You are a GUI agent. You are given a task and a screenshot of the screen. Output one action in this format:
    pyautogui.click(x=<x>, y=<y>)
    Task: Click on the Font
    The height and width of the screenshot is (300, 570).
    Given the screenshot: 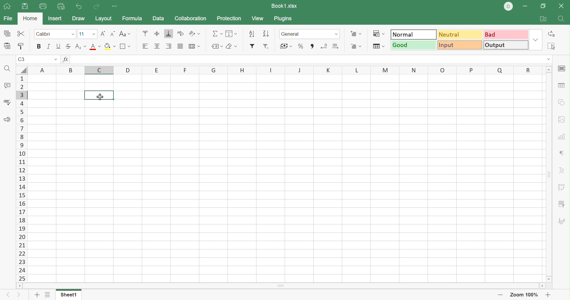 What is the action you would take?
    pyautogui.click(x=56, y=34)
    